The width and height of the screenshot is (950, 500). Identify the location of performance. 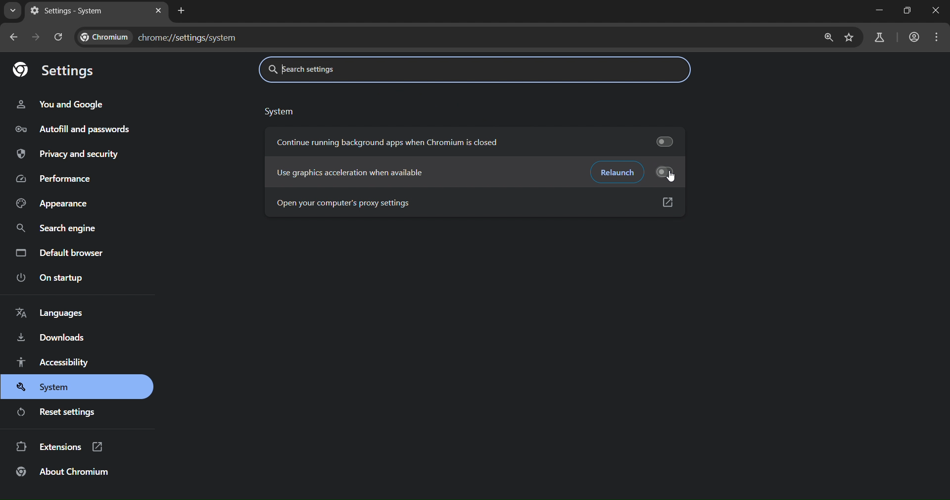
(54, 179).